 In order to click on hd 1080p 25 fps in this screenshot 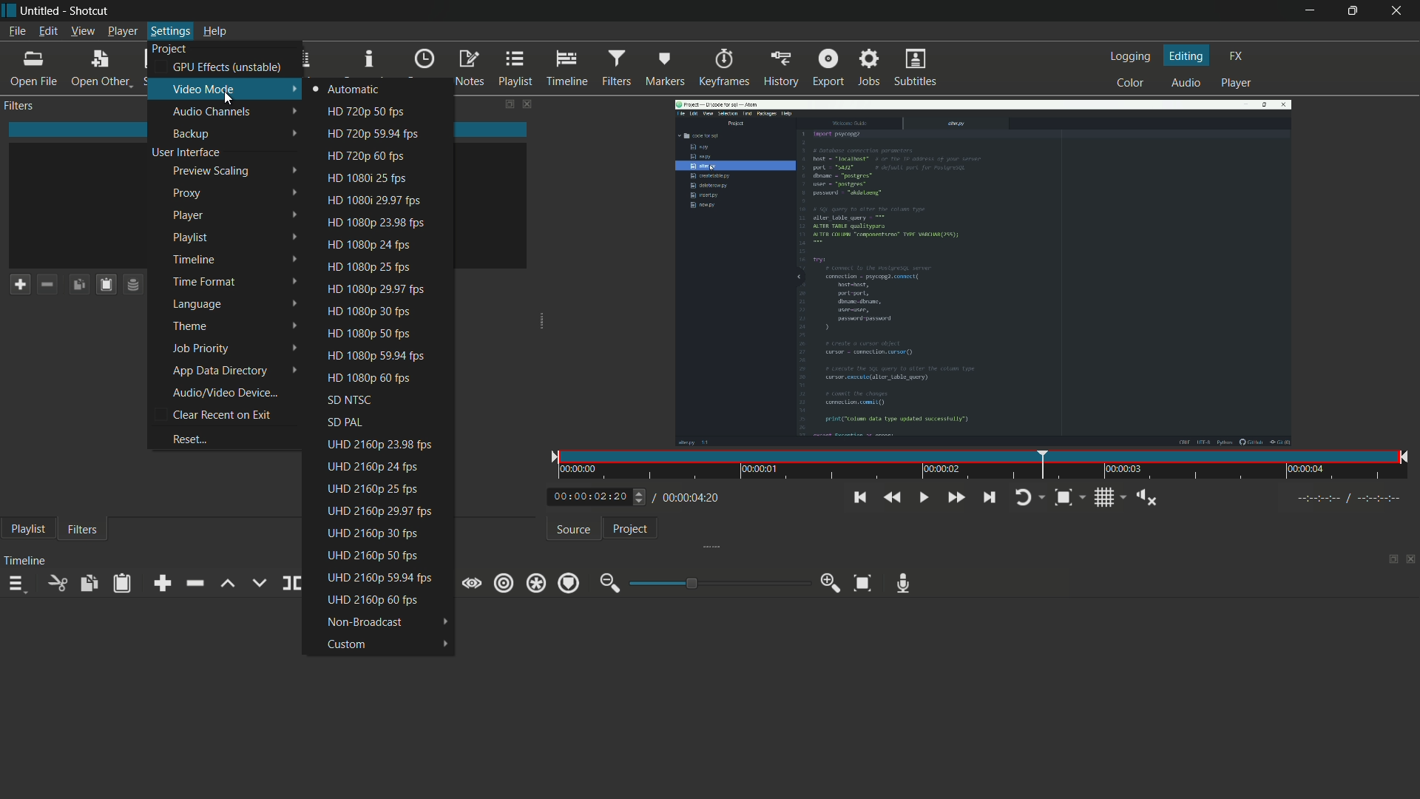, I will do `click(388, 178)`.